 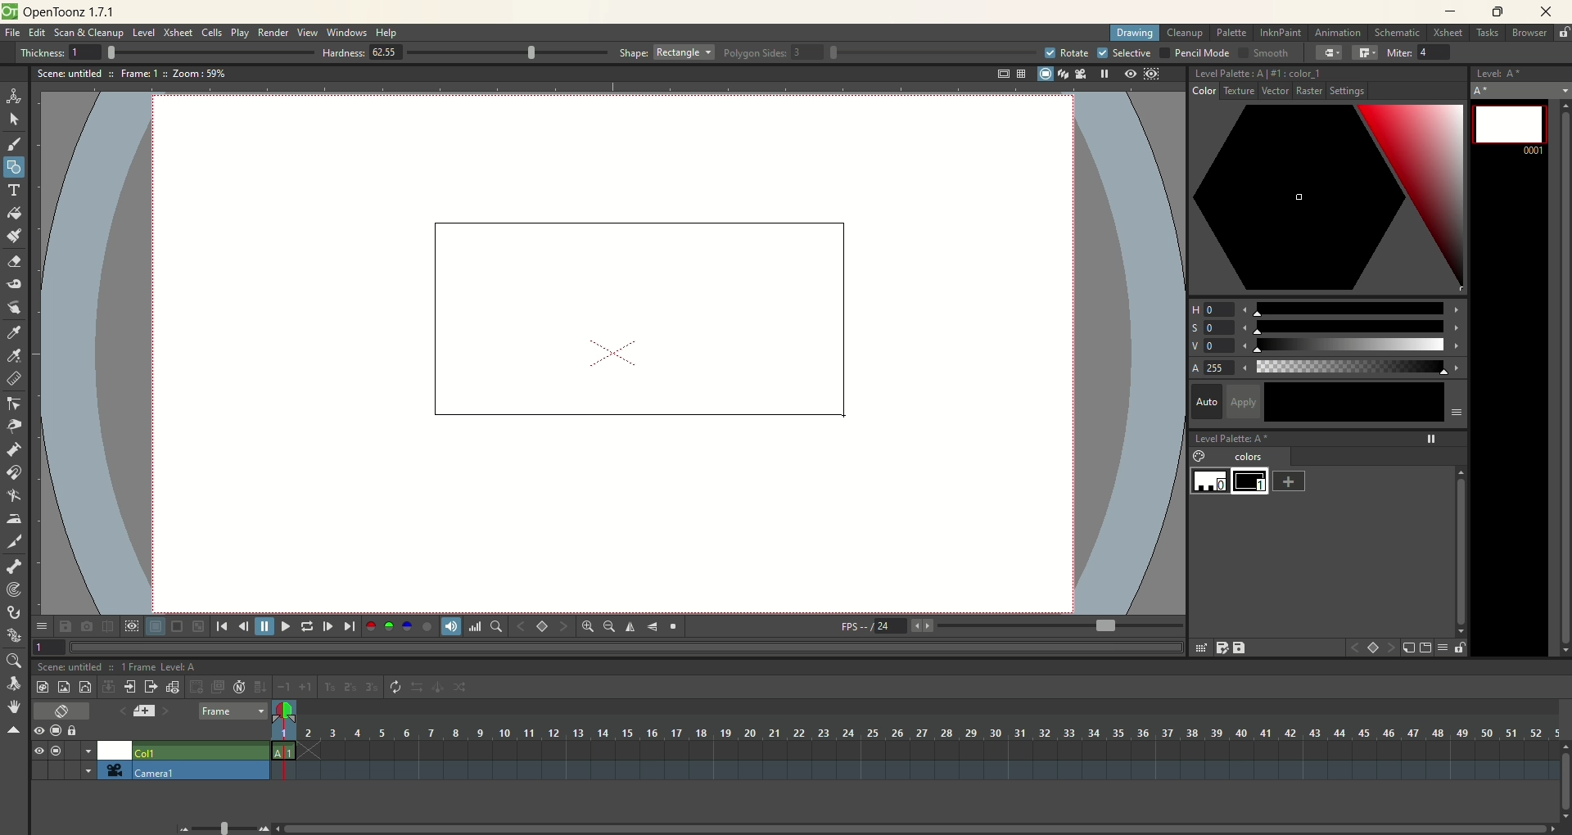 What do you see at coordinates (16, 34) in the screenshot?
I see `file` at bounding box center [16, 34].